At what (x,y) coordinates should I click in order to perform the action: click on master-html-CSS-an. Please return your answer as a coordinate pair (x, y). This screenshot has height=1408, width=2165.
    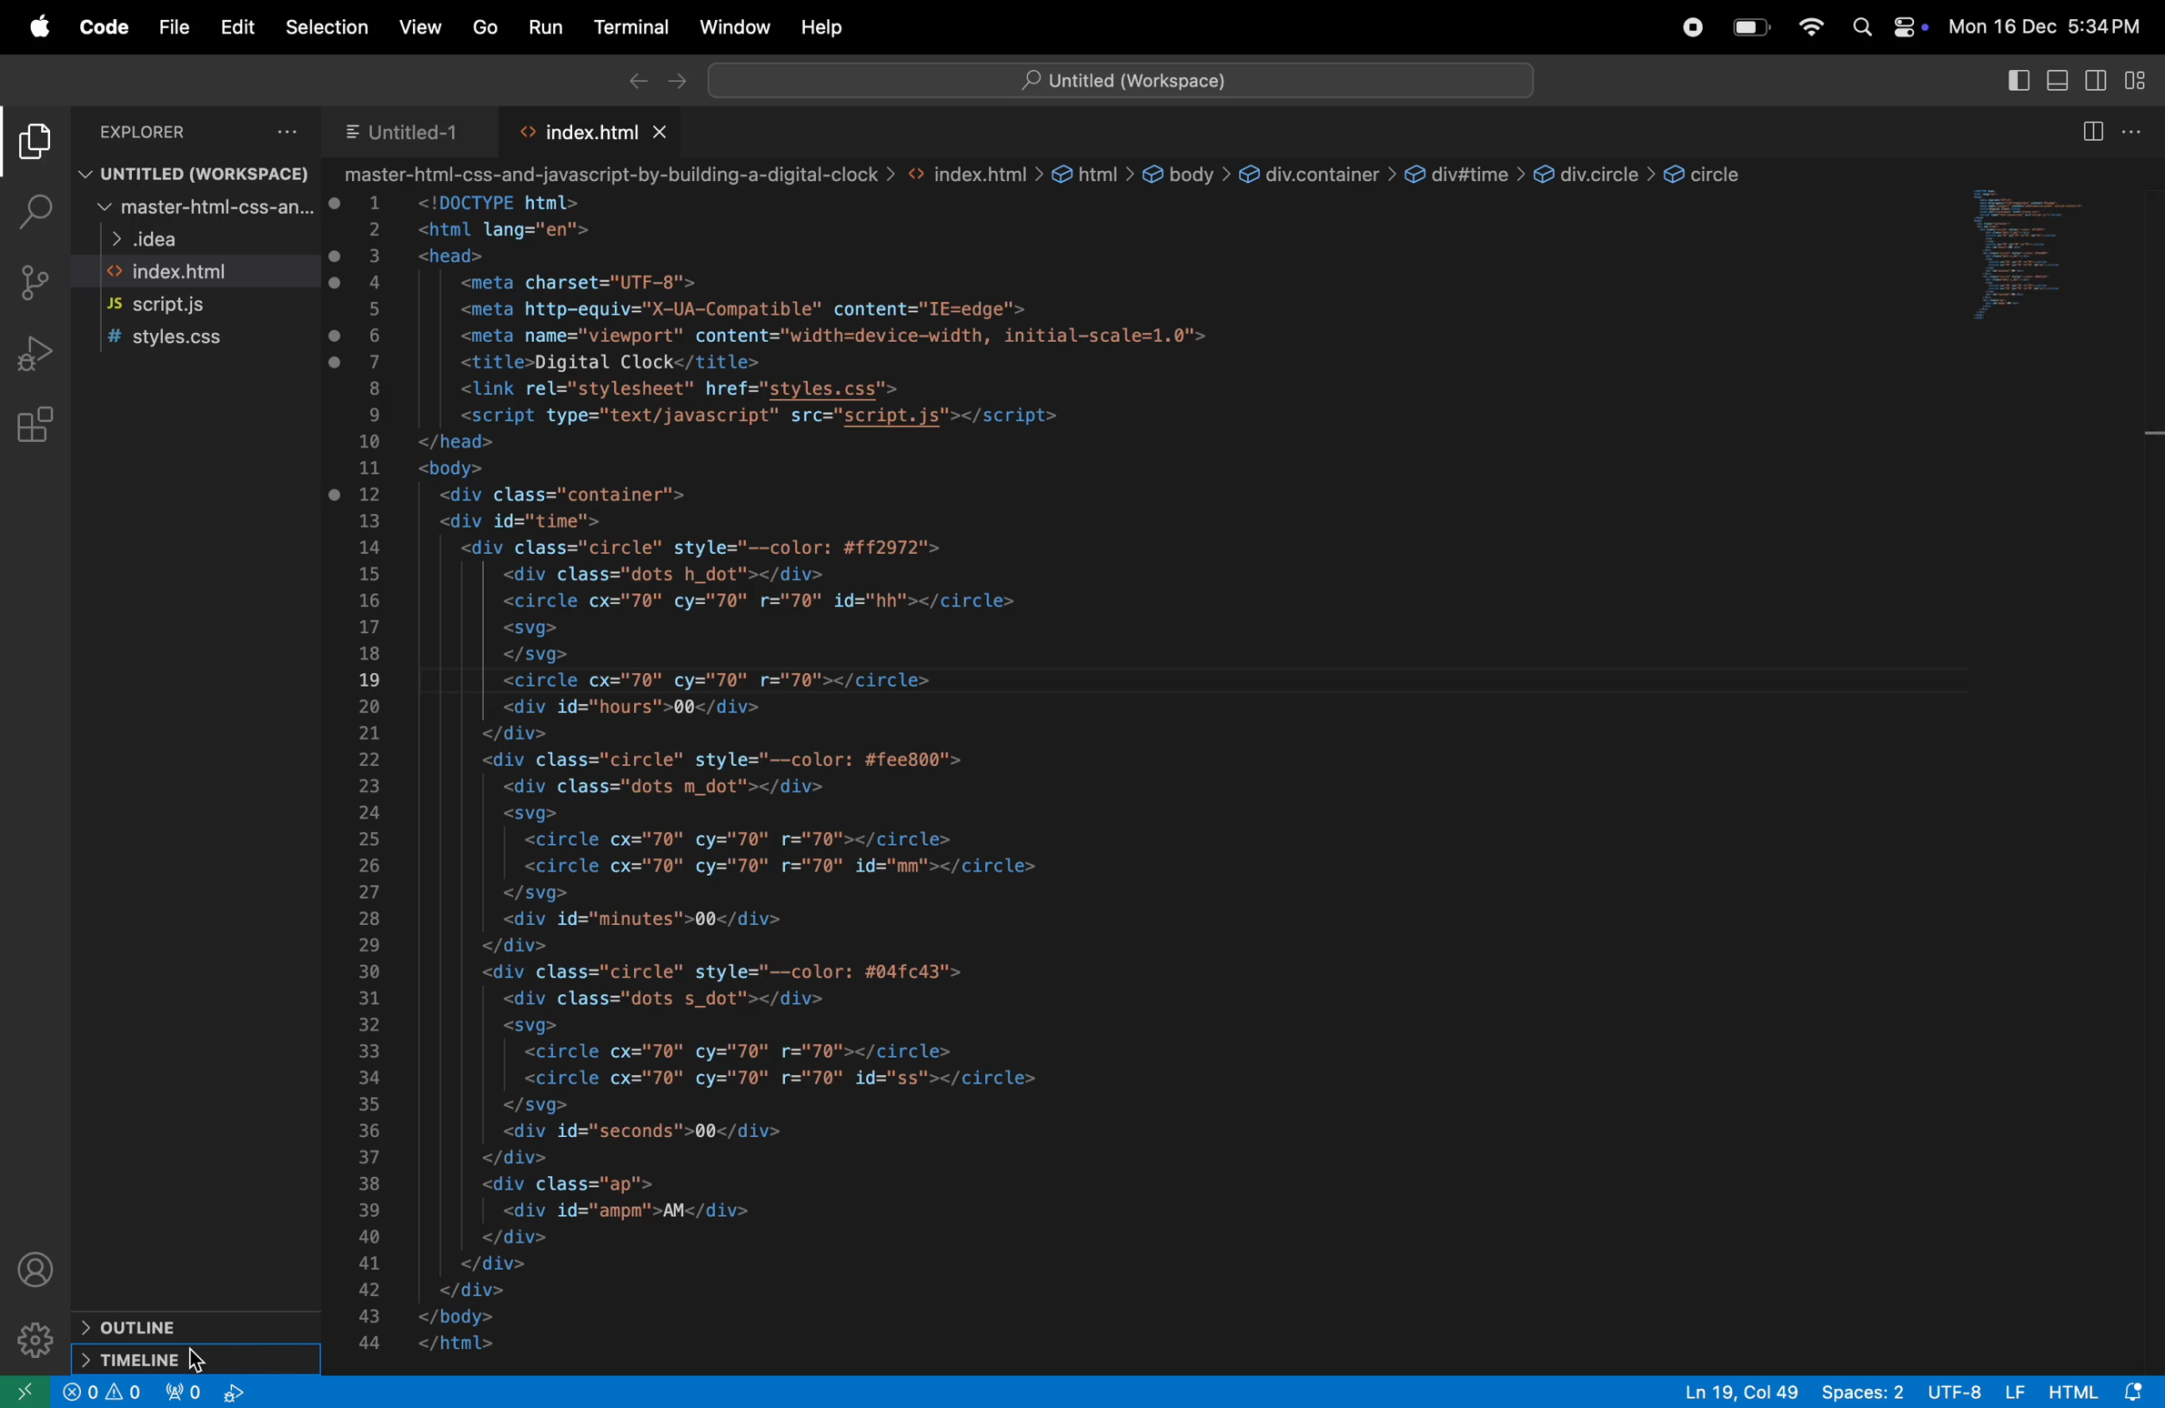
    Looking at the image, I should click on (198, 210).